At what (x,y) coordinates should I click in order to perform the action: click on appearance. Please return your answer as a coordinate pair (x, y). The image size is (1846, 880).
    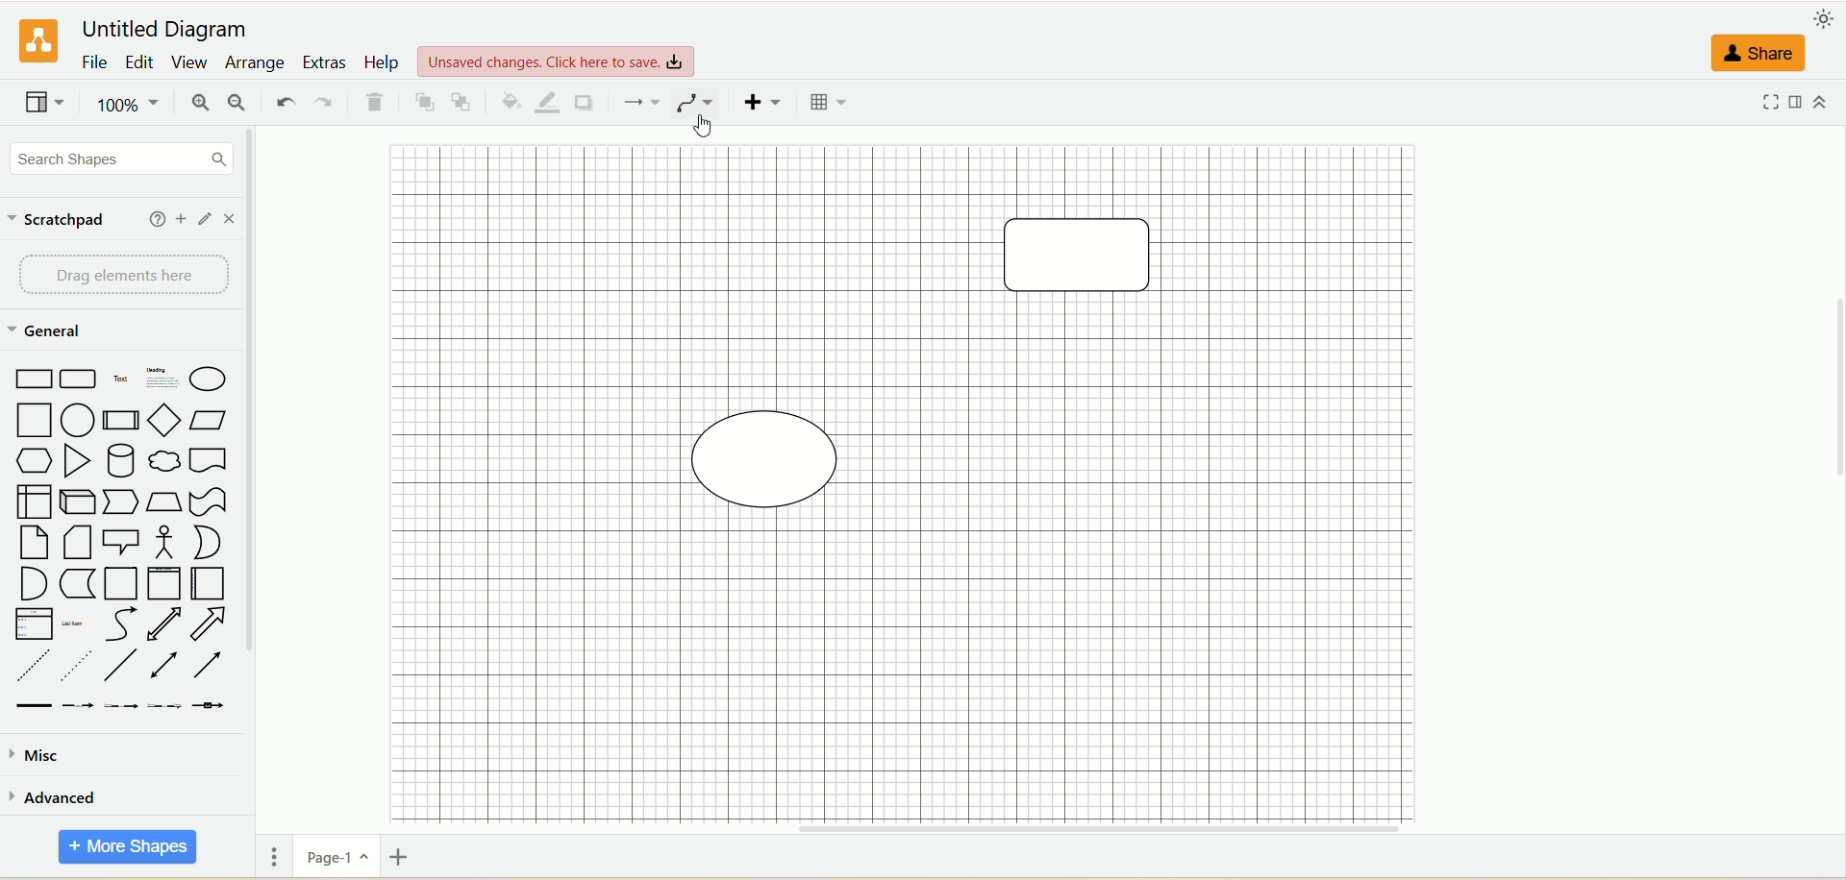
    Looking at the image, I should click on (1824, 22).